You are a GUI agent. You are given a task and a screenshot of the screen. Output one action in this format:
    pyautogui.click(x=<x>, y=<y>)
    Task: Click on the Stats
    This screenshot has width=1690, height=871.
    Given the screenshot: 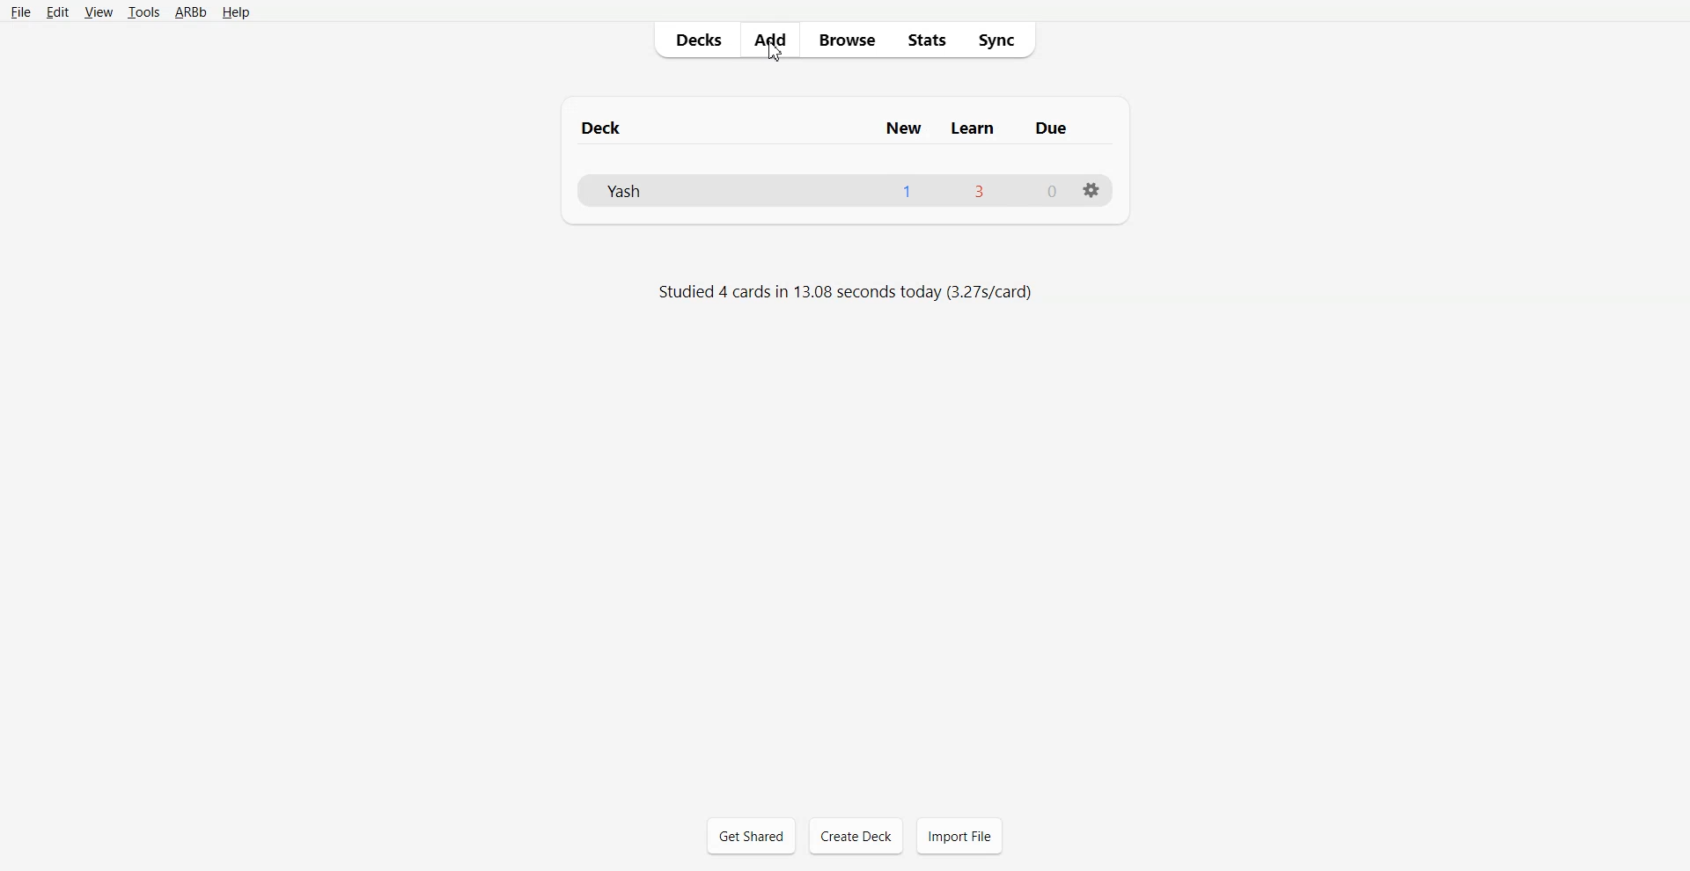 What is the action you would take?
    pyautogui.click(x=925, y=40)
    